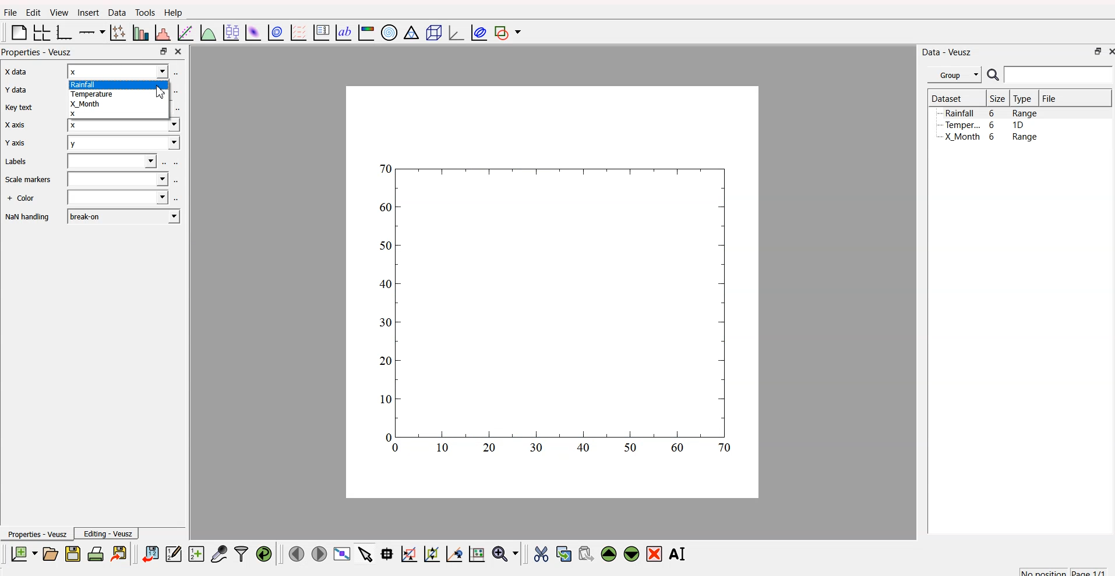 The width and height of the screenshot is (1115, 576). I want to click on File, so click(1050, 98).